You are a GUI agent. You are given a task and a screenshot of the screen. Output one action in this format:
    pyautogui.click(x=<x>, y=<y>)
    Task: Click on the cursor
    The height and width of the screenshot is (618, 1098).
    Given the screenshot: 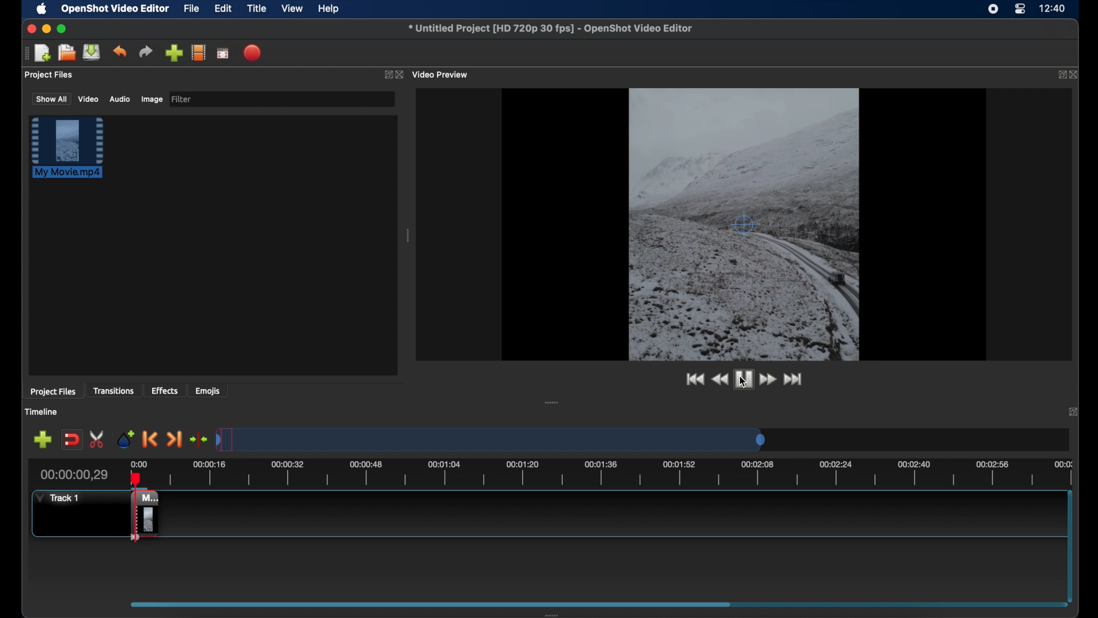 What is the action you would take?
    pyautogui.click(x=743, y=382)
    